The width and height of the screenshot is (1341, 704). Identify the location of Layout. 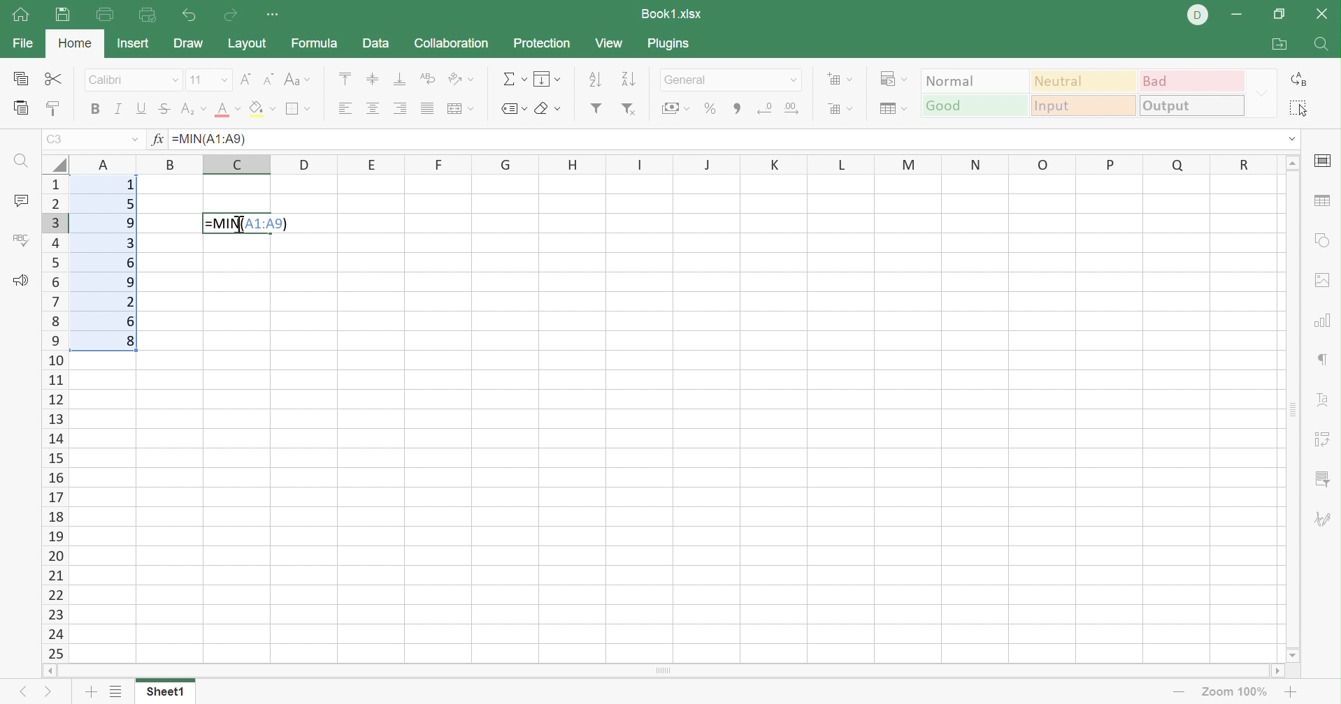
(248, 42).